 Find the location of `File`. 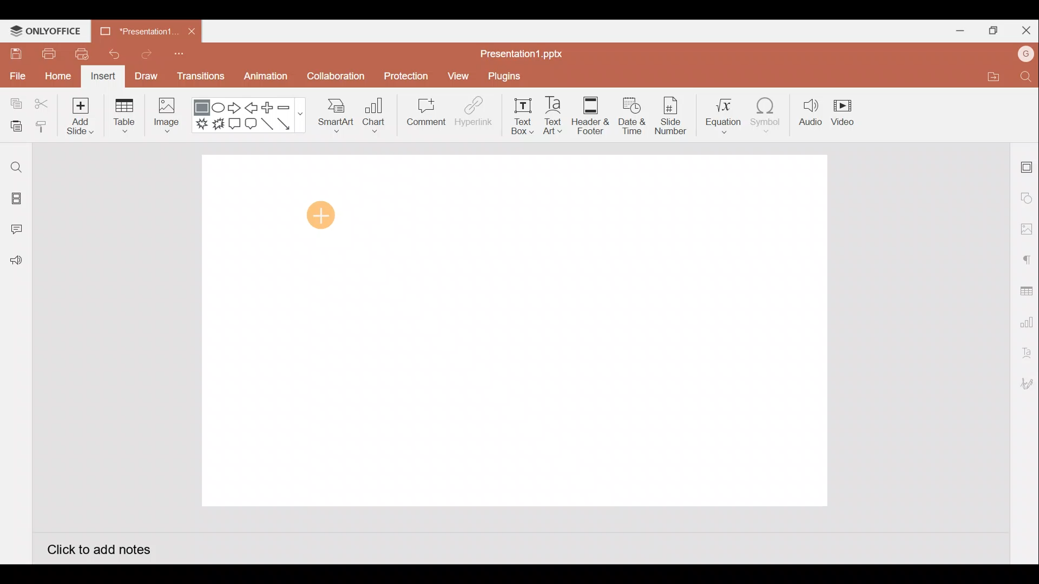

File is located at coordinates (16, 74).